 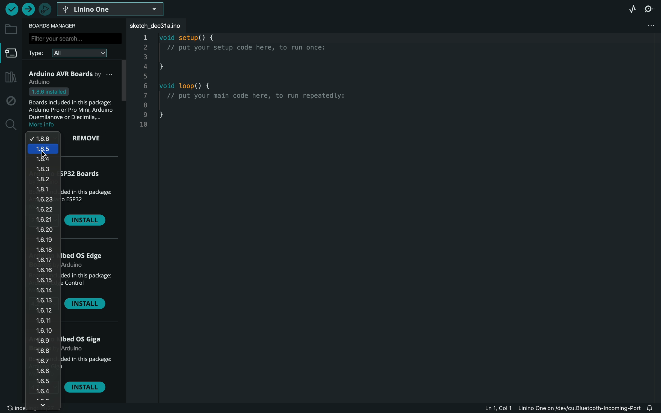 I want to click on 3, so click(x=145, y=56).